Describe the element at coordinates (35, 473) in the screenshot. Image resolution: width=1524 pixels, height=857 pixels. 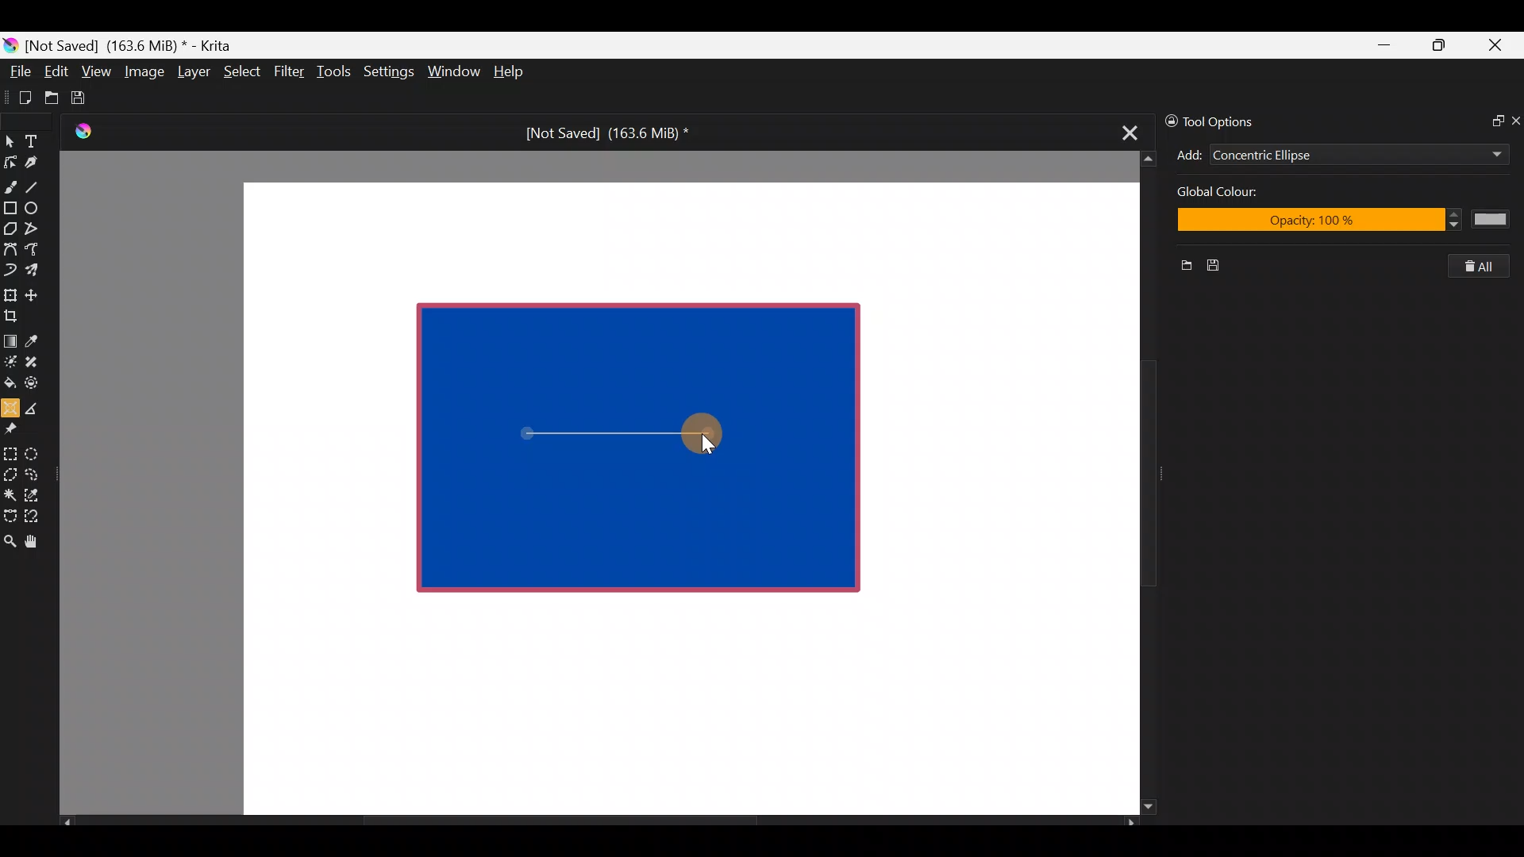
I see `Freehand selection tool` at that location.